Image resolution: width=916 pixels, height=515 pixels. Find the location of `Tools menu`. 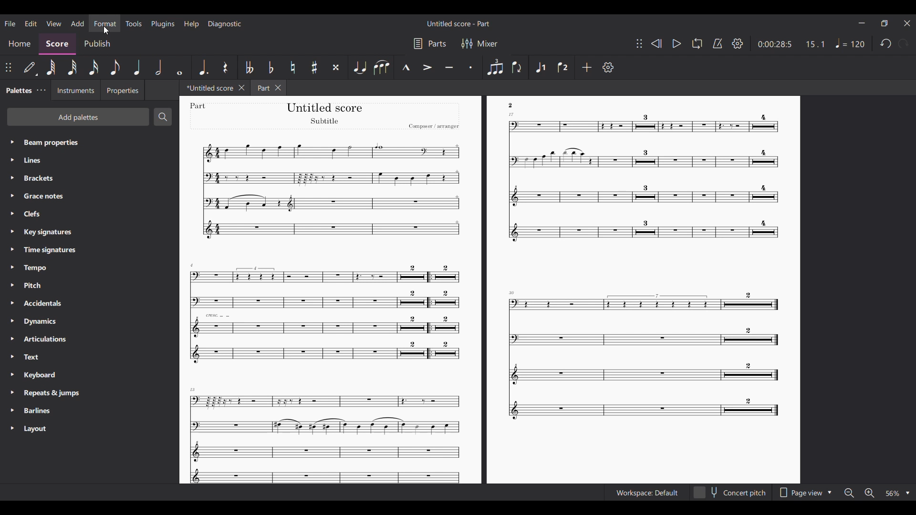

Tools menu is located at coordinates (133, 23).